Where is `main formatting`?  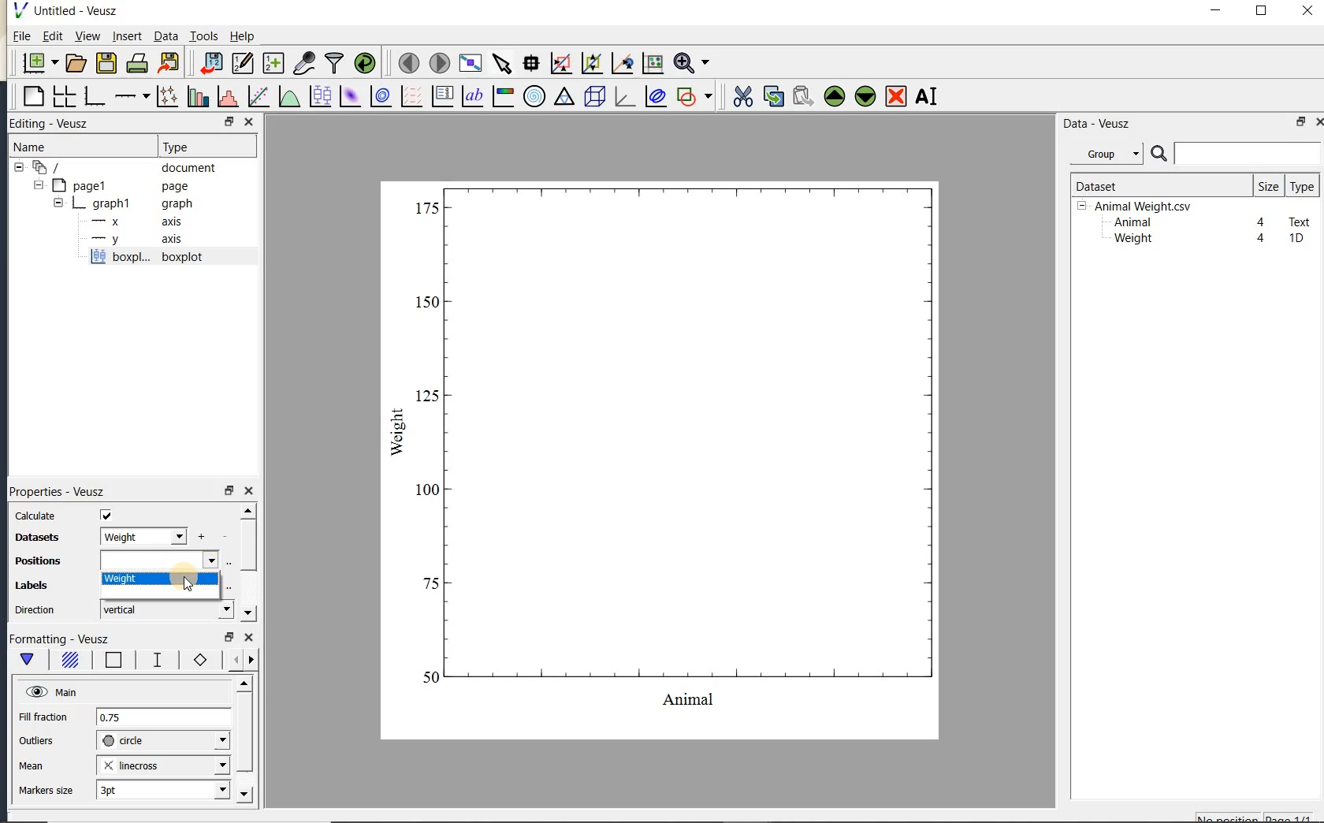
main formatting is located at coordinates (27, 662).